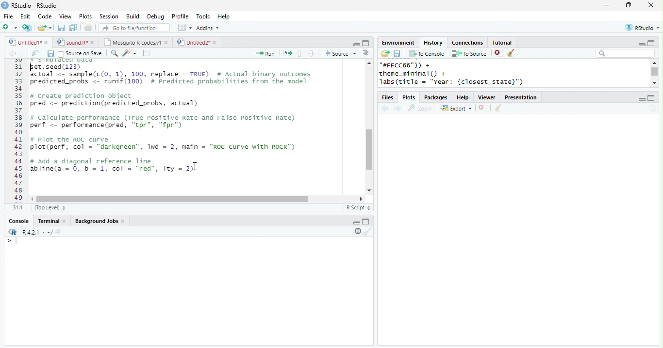  Describe the element at coordinates (366, 221) in the screenshot. I see `maximize` at that location.